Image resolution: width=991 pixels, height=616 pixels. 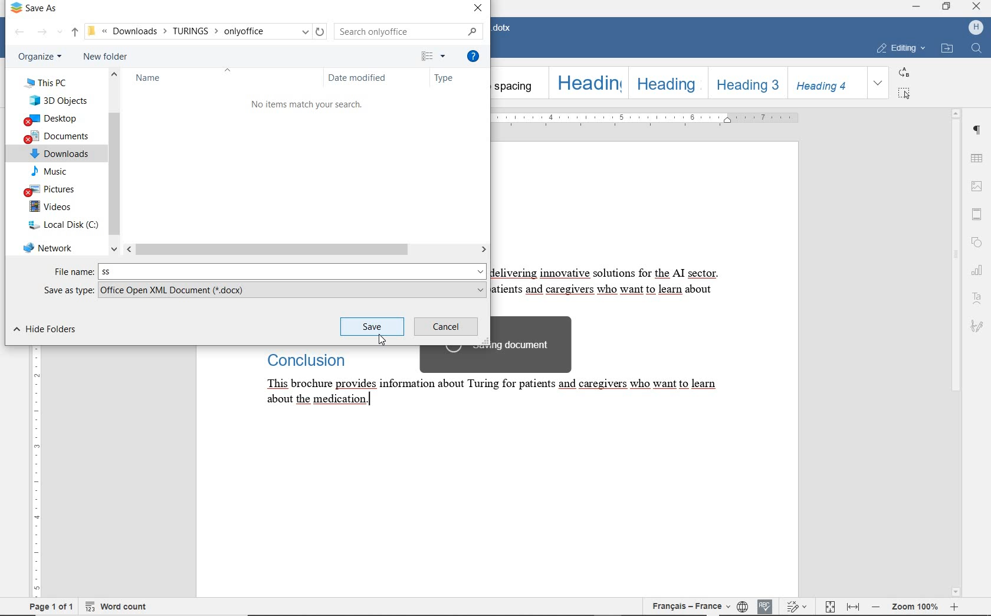 What do you see at coordinates (198, 31) in the screenshot?
I see `PATH` at bounding box center [198, 31].